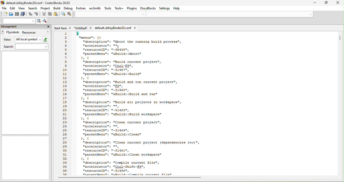 This screenshot has height=182, width=344. What do you see at coordinates (313, 3) in the screenshot?
I see `minimize` at bounding box center [313, 3].